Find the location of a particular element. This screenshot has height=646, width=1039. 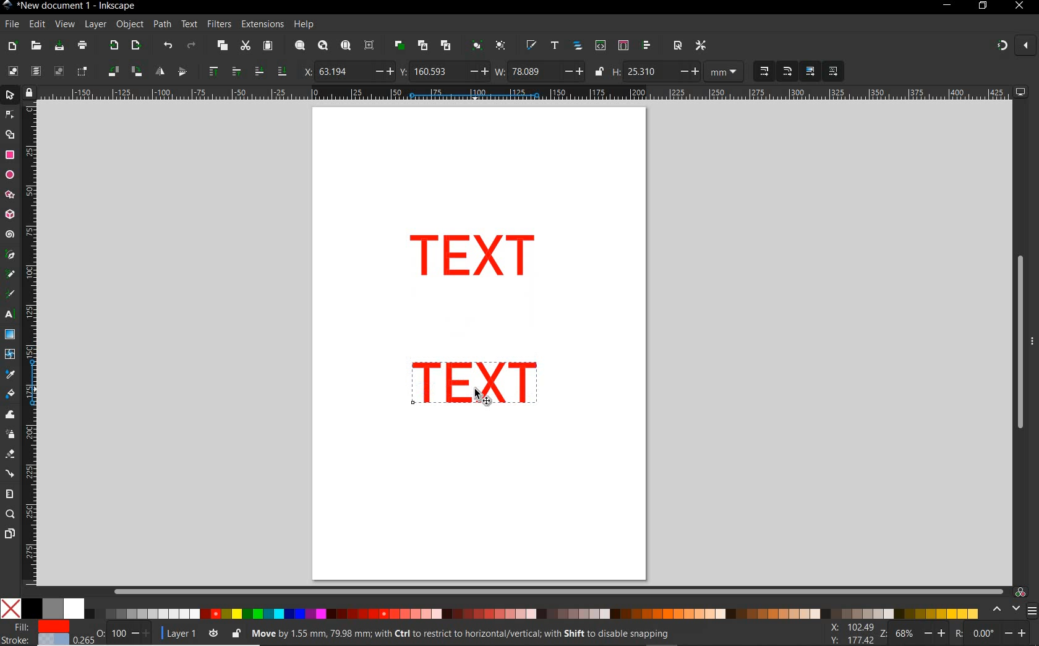

MOVE PATTERNS is located at coordinates (832, 72).